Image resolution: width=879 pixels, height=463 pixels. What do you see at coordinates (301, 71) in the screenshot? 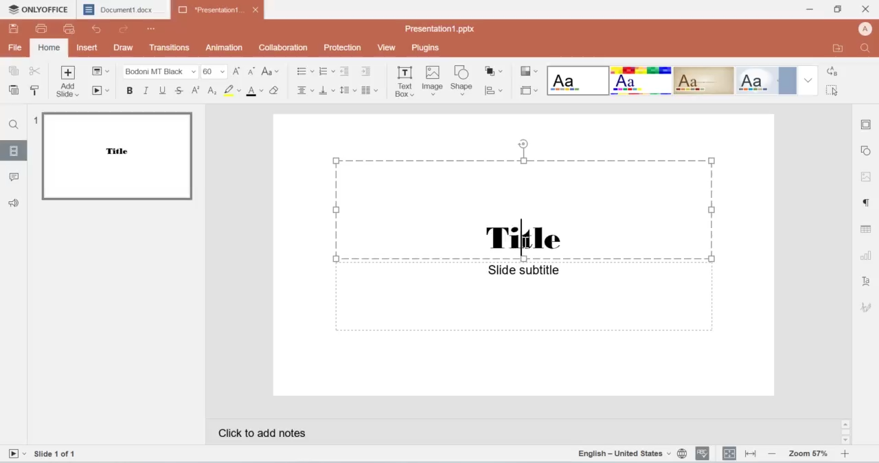
I see `bullet points` at bounding box center [301, 71].